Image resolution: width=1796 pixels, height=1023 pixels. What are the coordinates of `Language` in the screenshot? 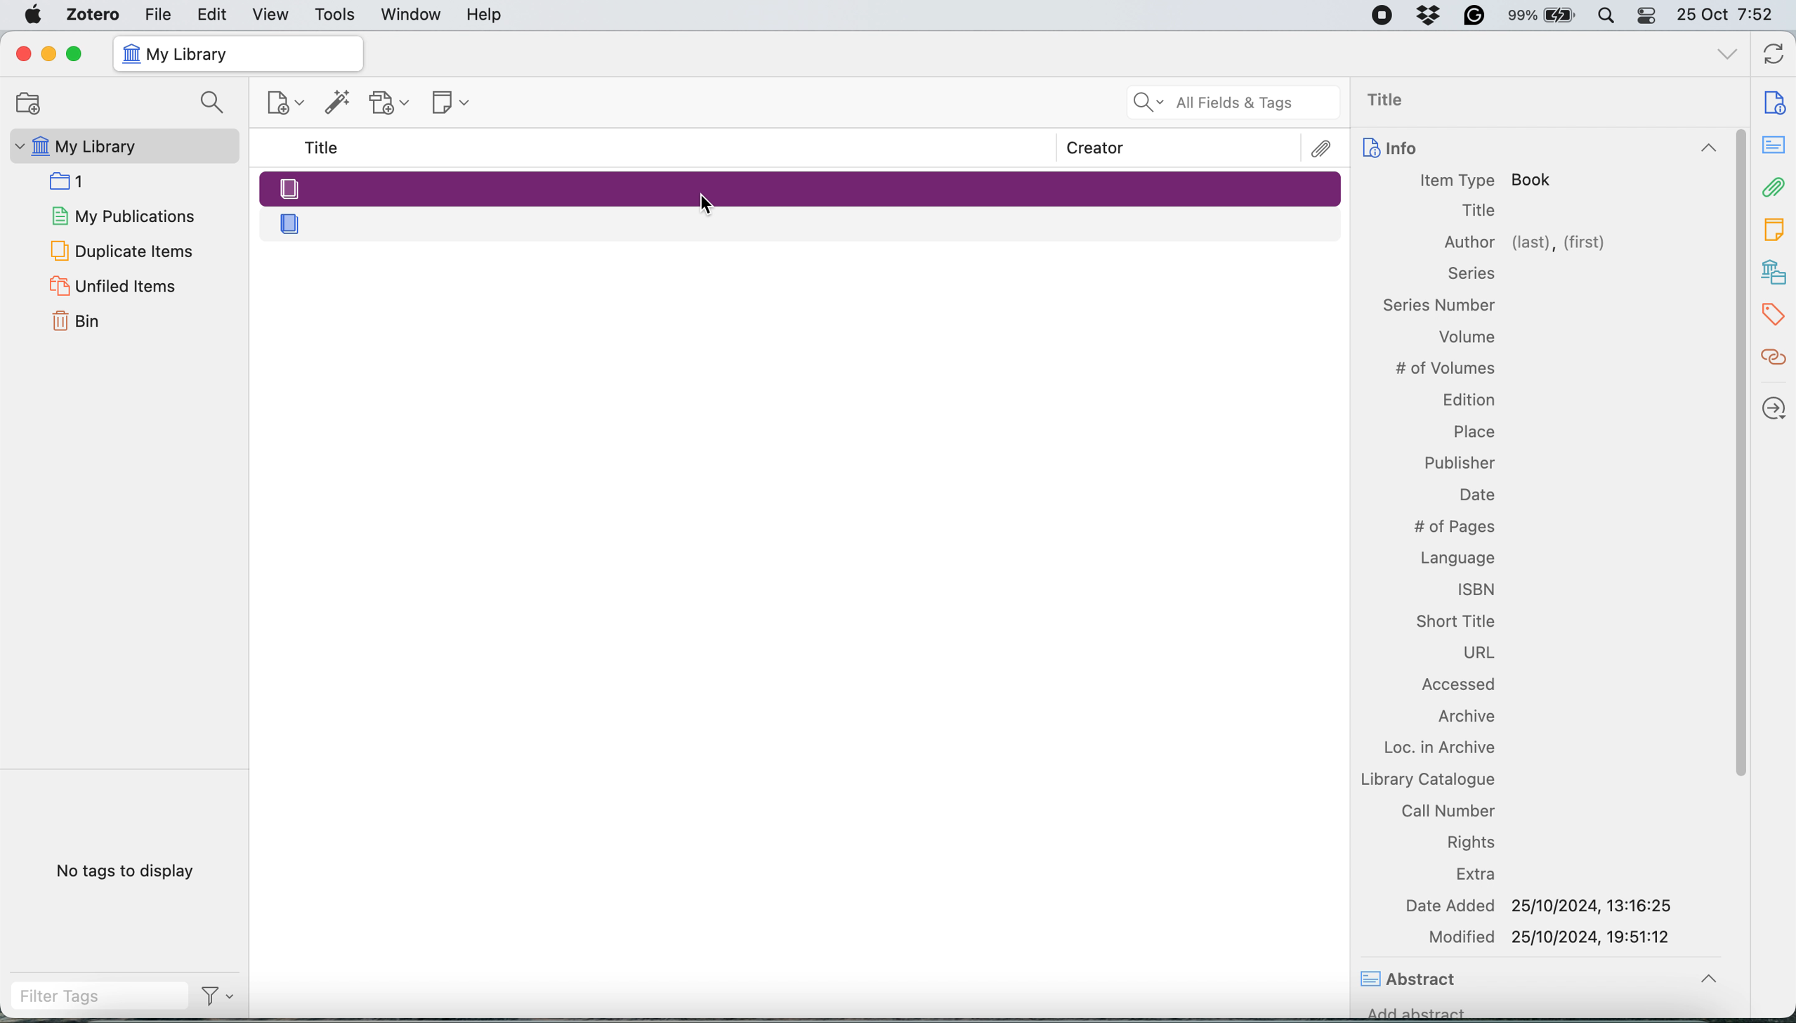 It's located at (1457, 555).